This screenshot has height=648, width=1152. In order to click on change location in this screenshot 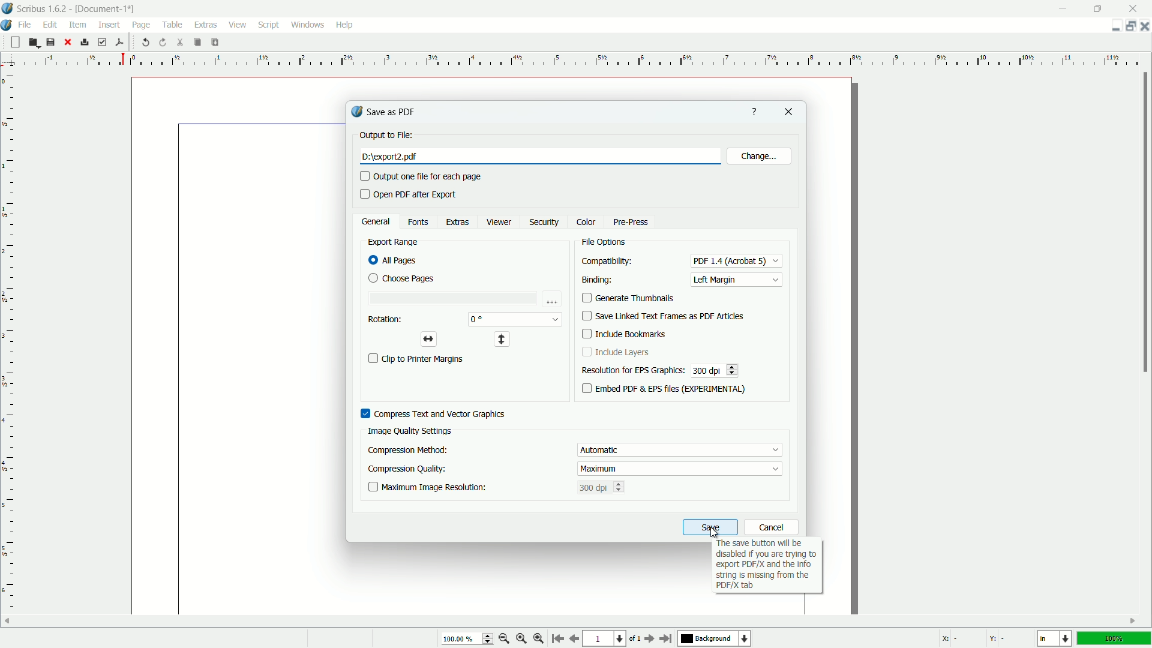, I will do `click(758, 157)`.